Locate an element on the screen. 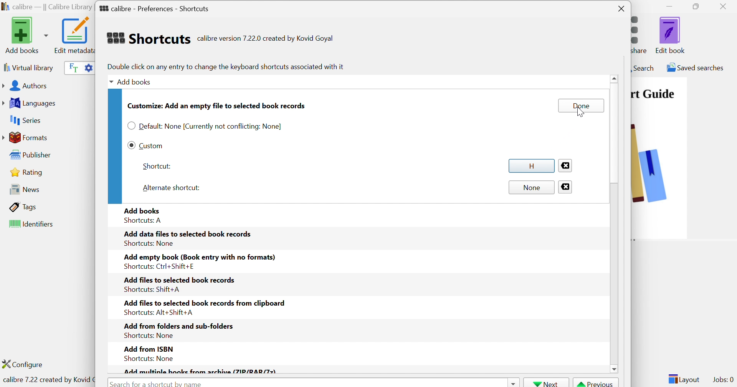 The height and width of the screenshot is (387, 737). Shortcut is located at coordinates (157, 166).